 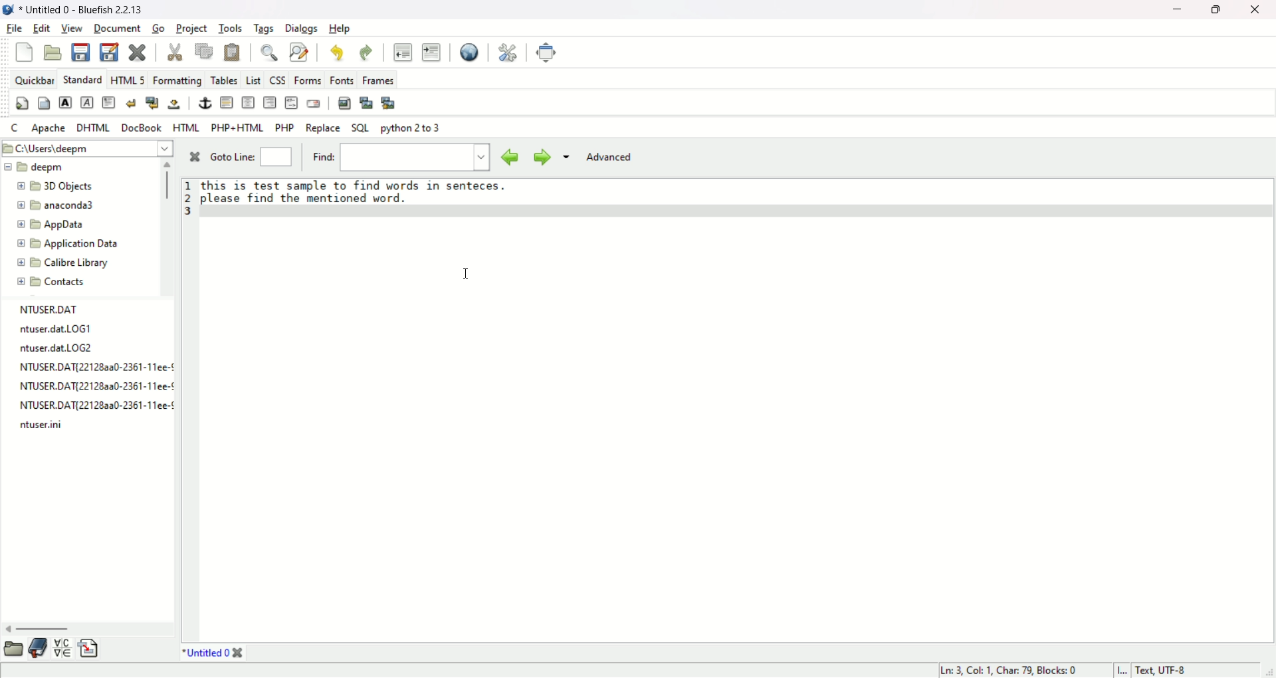 What do you see at coordinates (94, 127) in the screenshot?
I see `DHTML` at bounding box center [94, 127].